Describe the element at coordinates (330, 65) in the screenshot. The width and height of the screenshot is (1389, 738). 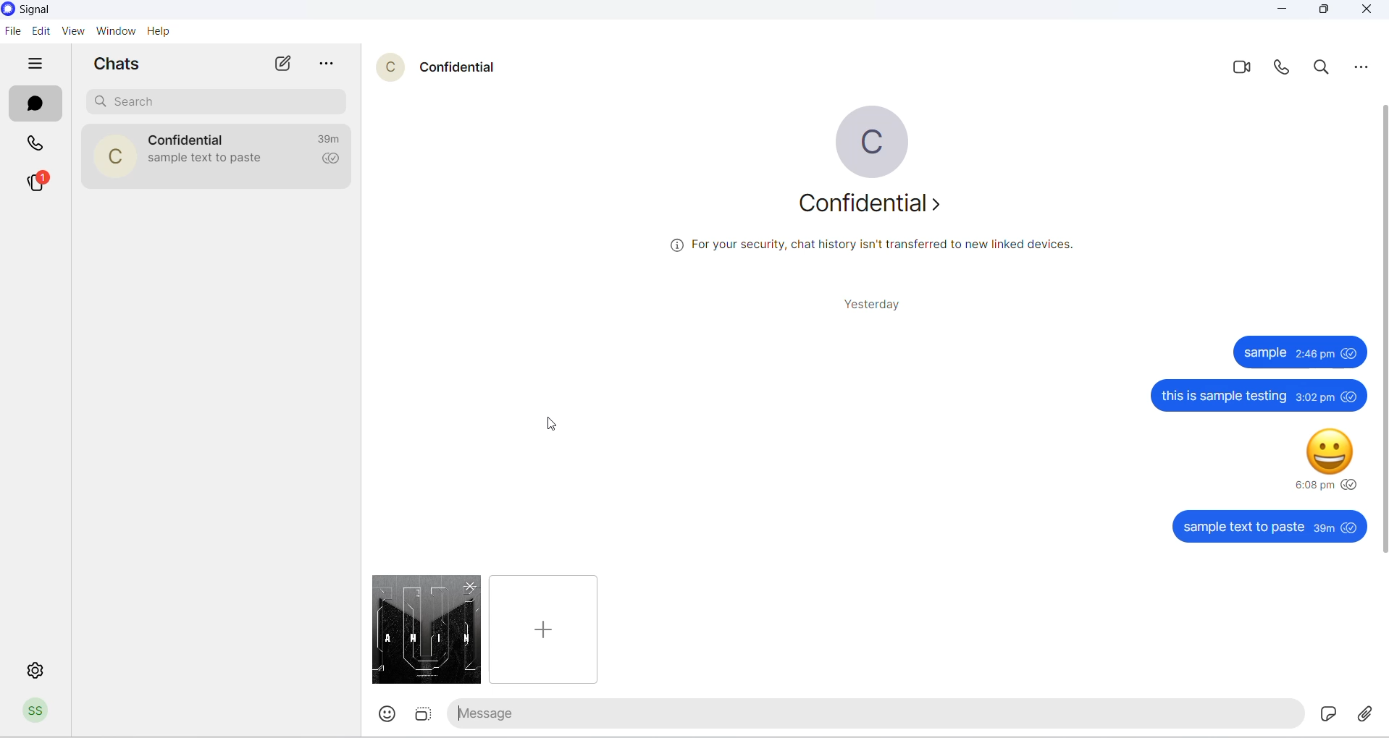
I see `more options` at that location.